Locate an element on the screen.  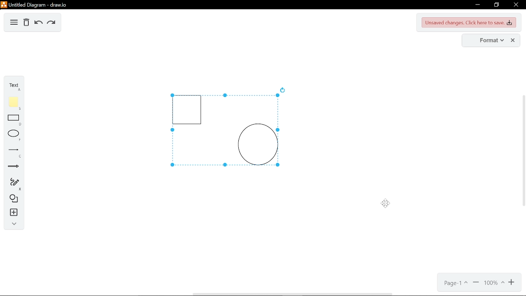
zoom out is located at coordinates (512, 283).